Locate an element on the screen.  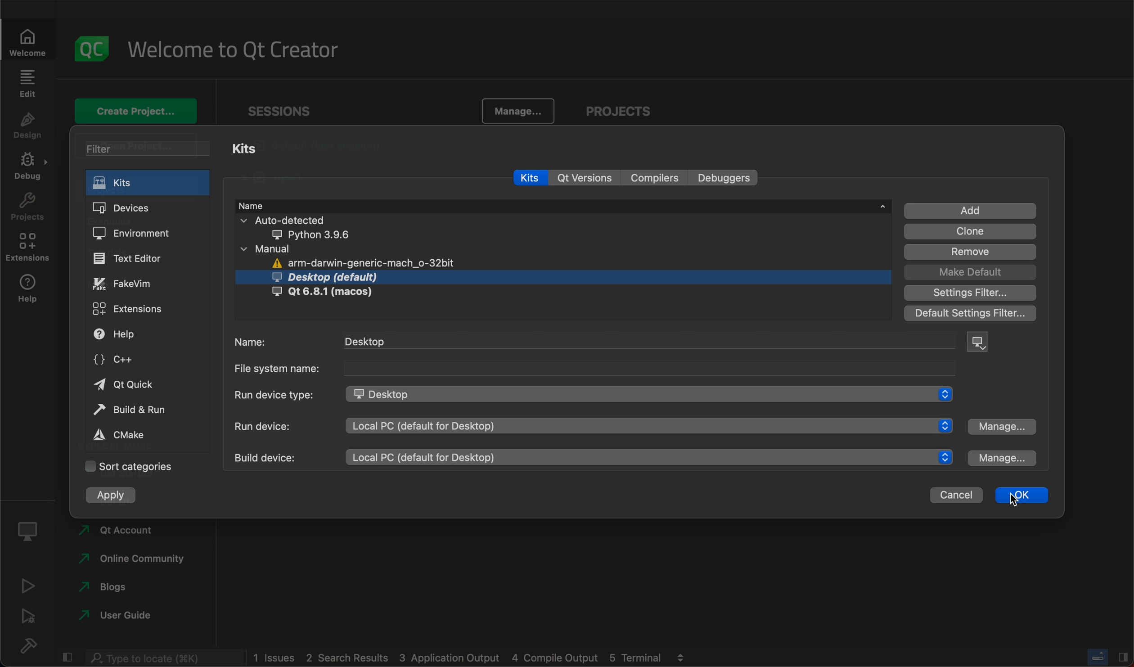
projects is located at coordinates (27, 210).